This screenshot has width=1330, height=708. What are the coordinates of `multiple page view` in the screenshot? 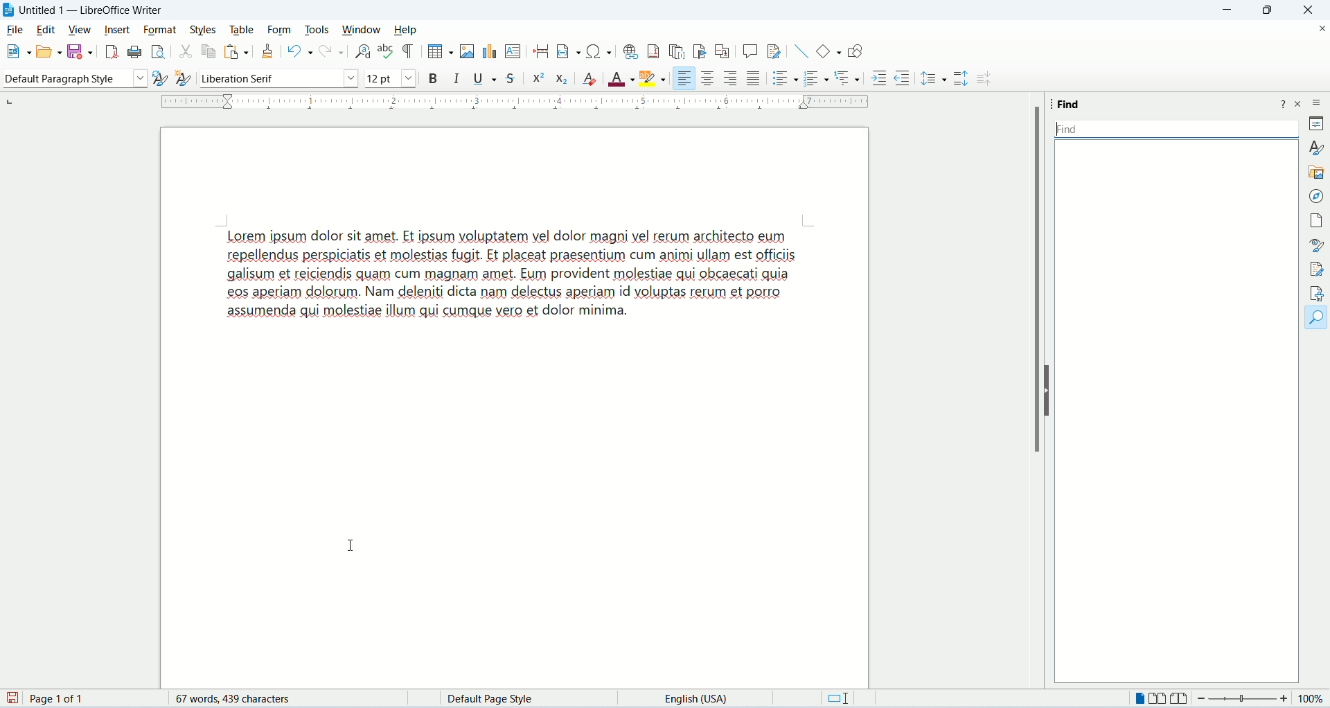 It's located at (1157, 700).